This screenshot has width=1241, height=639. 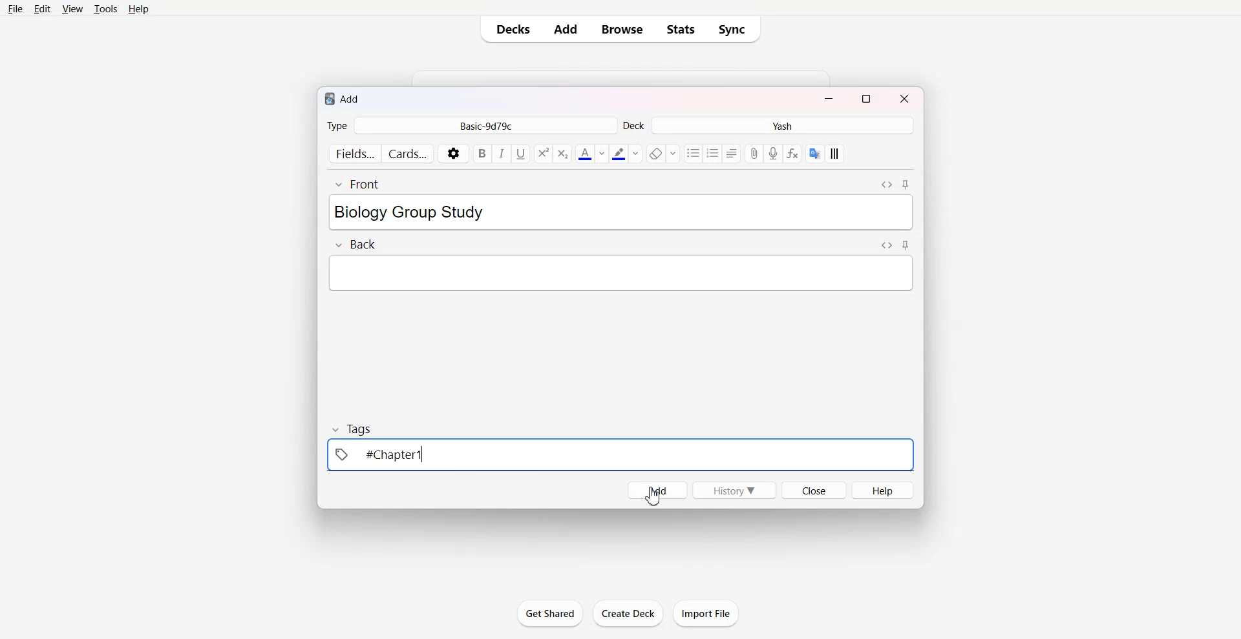 What do you see at coordinates (72, 10) in the screenshot?
I see `View` at bounding box center [72, 10].